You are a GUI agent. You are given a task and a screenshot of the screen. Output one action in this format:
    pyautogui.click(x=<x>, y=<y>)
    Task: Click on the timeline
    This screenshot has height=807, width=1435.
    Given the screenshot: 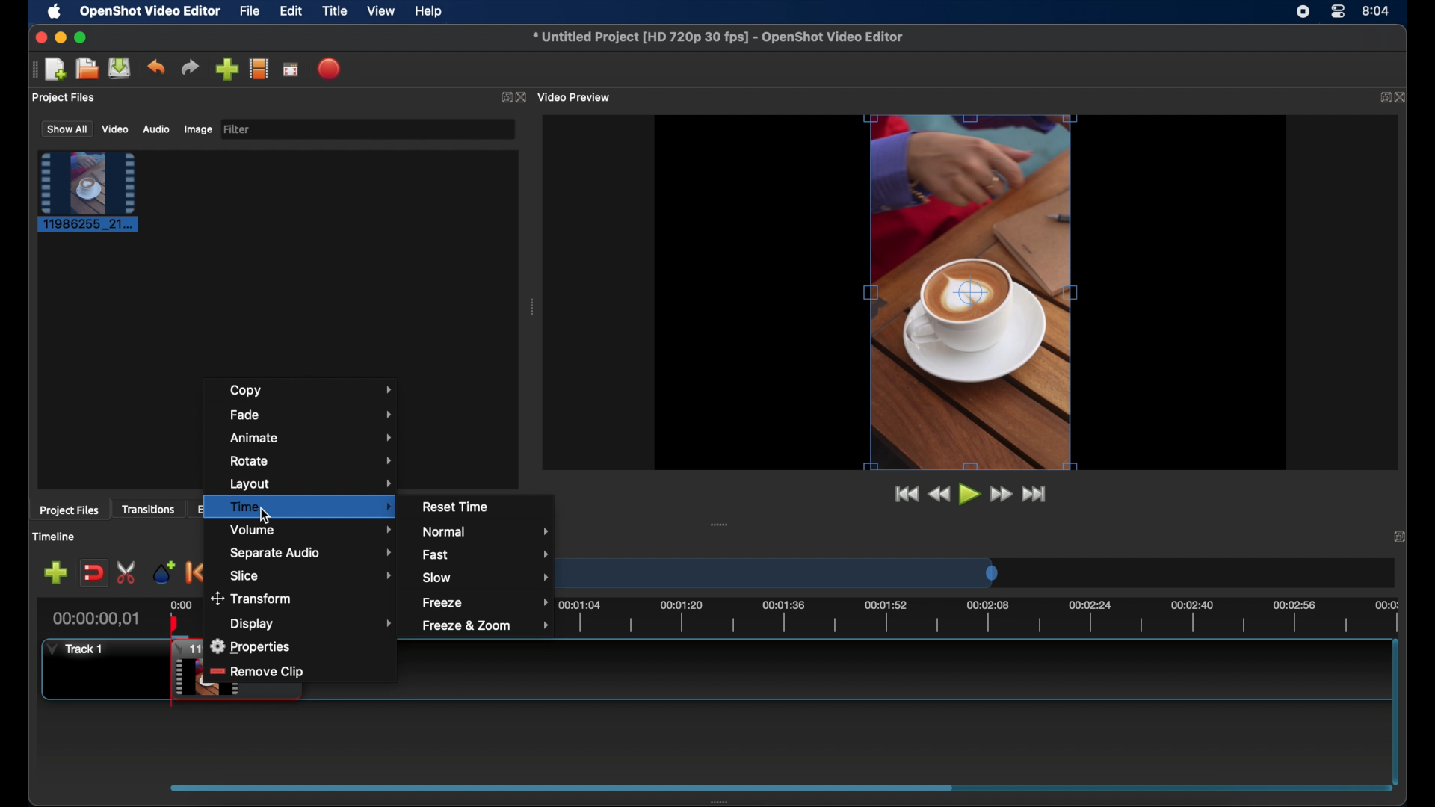 What is the action you would take?
    pyautogui.click(x=55, y=537)
    